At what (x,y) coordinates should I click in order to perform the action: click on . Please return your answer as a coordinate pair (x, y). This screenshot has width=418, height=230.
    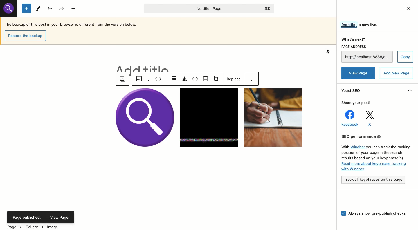
    Looking at the image, I should click on (10, 10).